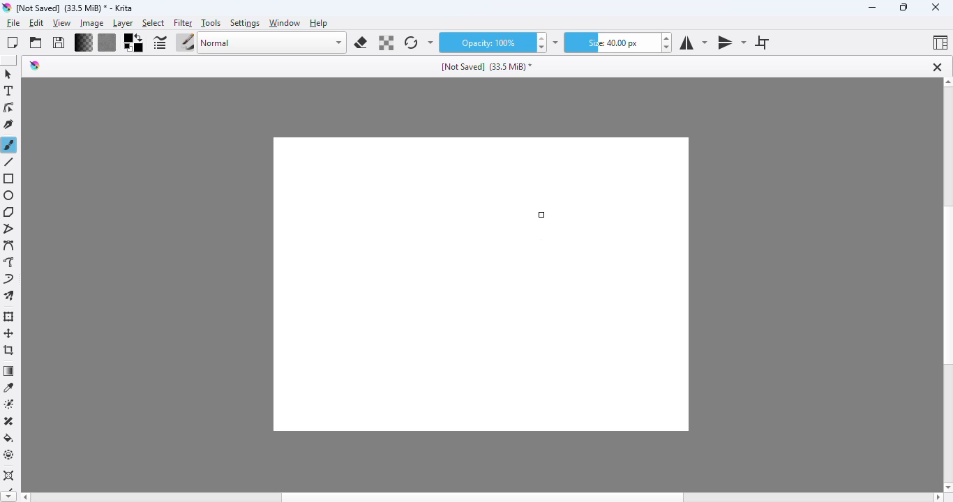 The height and width of the screenshot is (502, 953). I want to click on background/foreground color selector, so click(135, 43).